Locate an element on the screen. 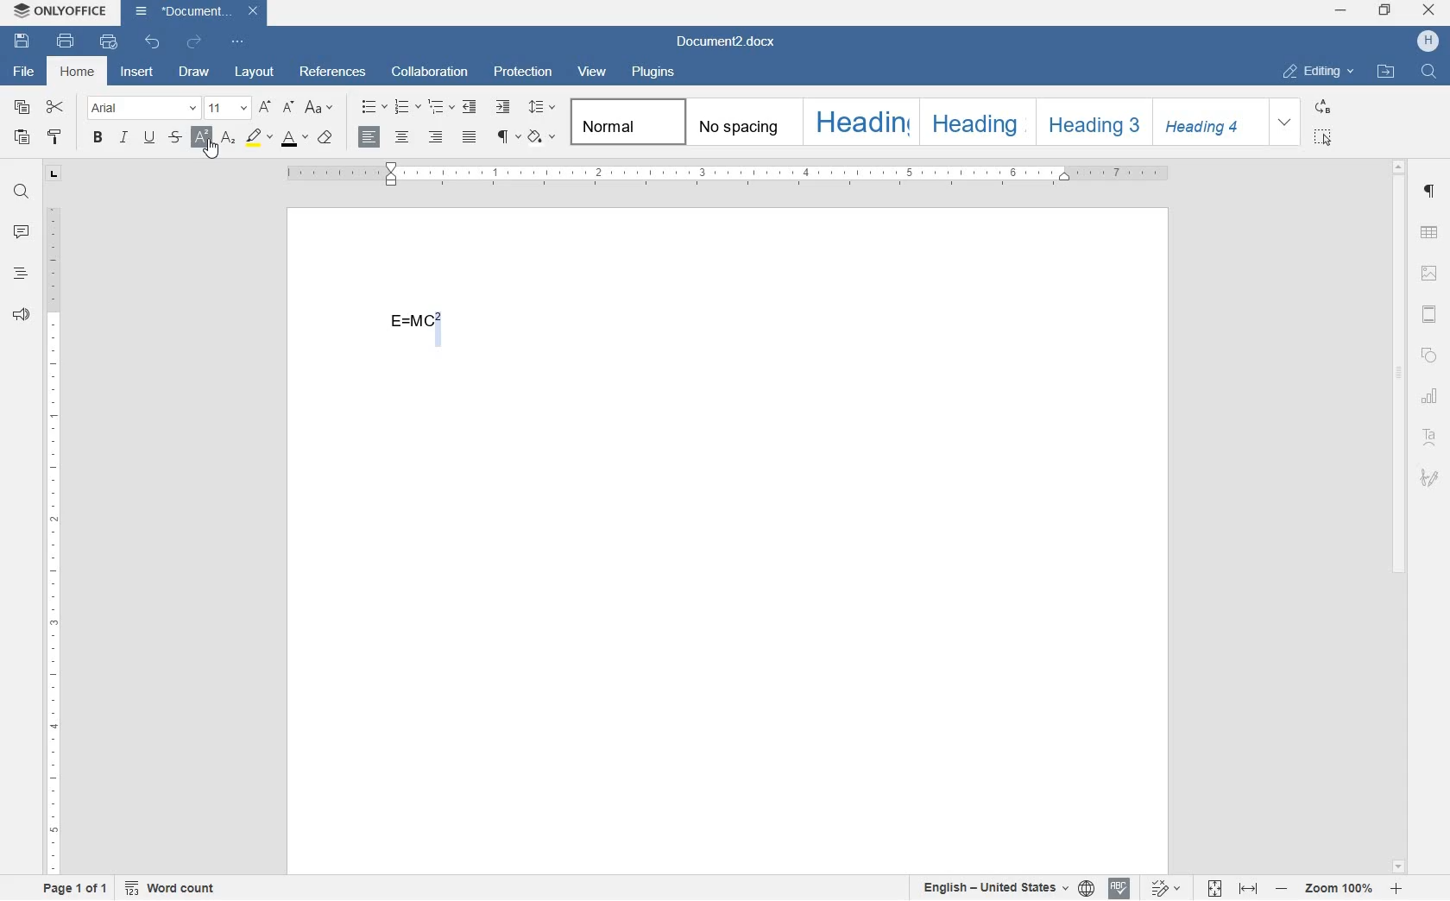  copy is located at coordinates (22, 109).